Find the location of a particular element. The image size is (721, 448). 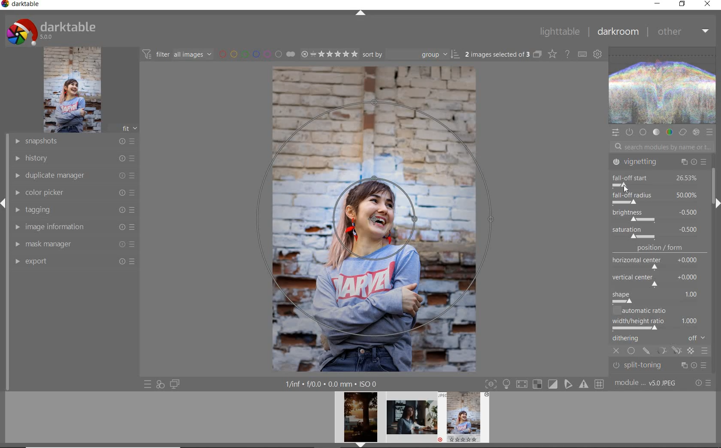

lens correction is located at coordinates (658, 368).